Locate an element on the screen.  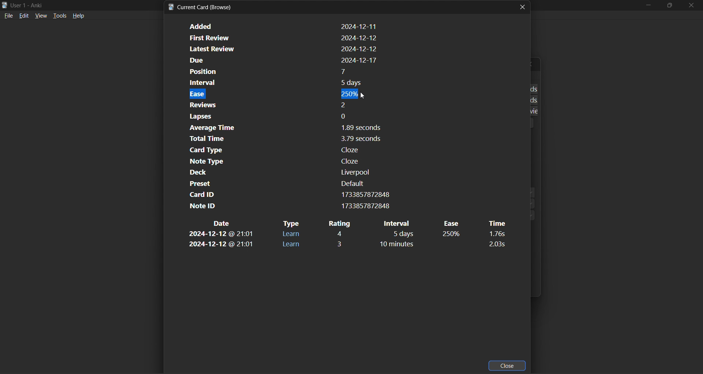
interval is located at coordinates (400, 223).